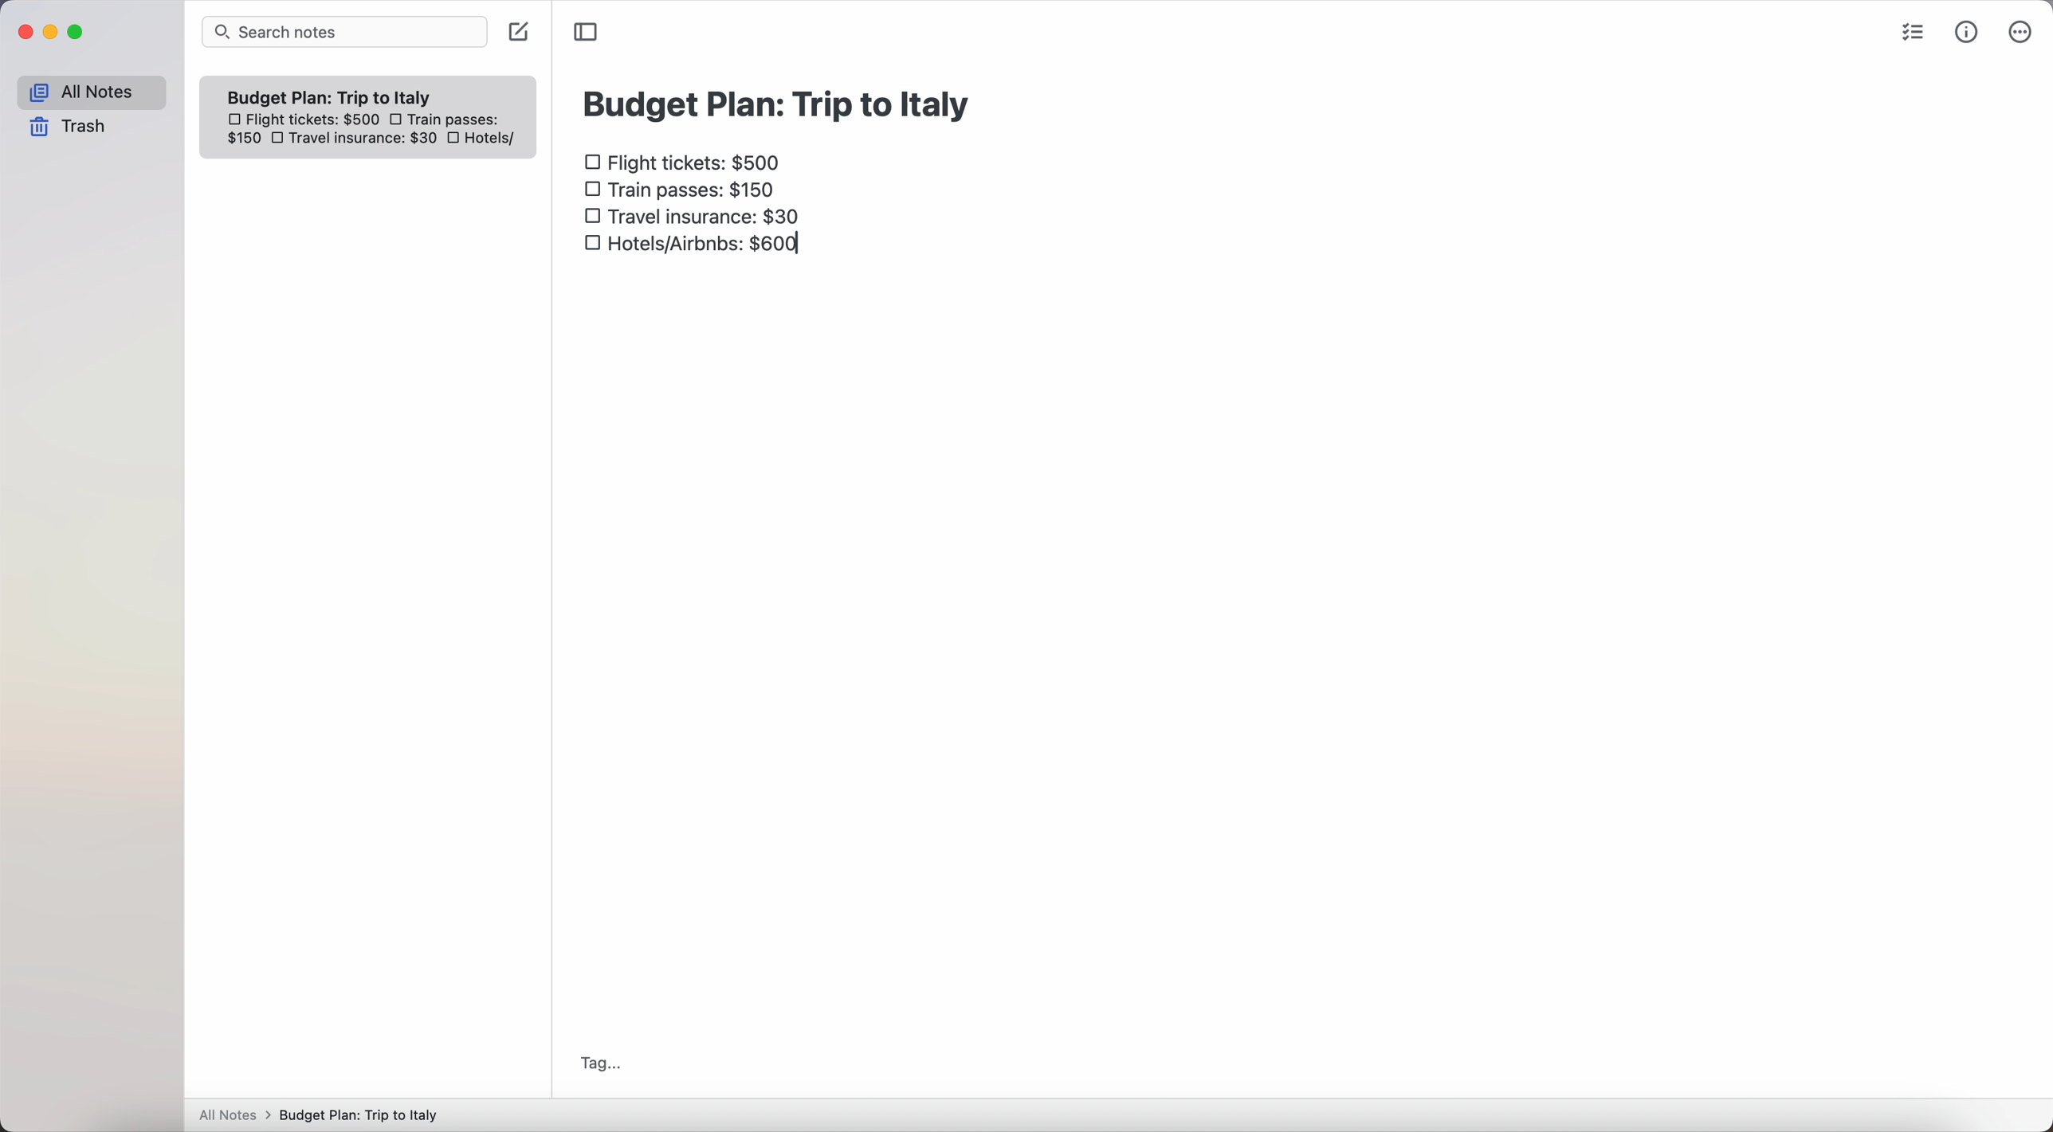  What do you see at coordinates (25, 32) in the screenshot?
I see `close Simplenote` at bounding box center [25, 32].